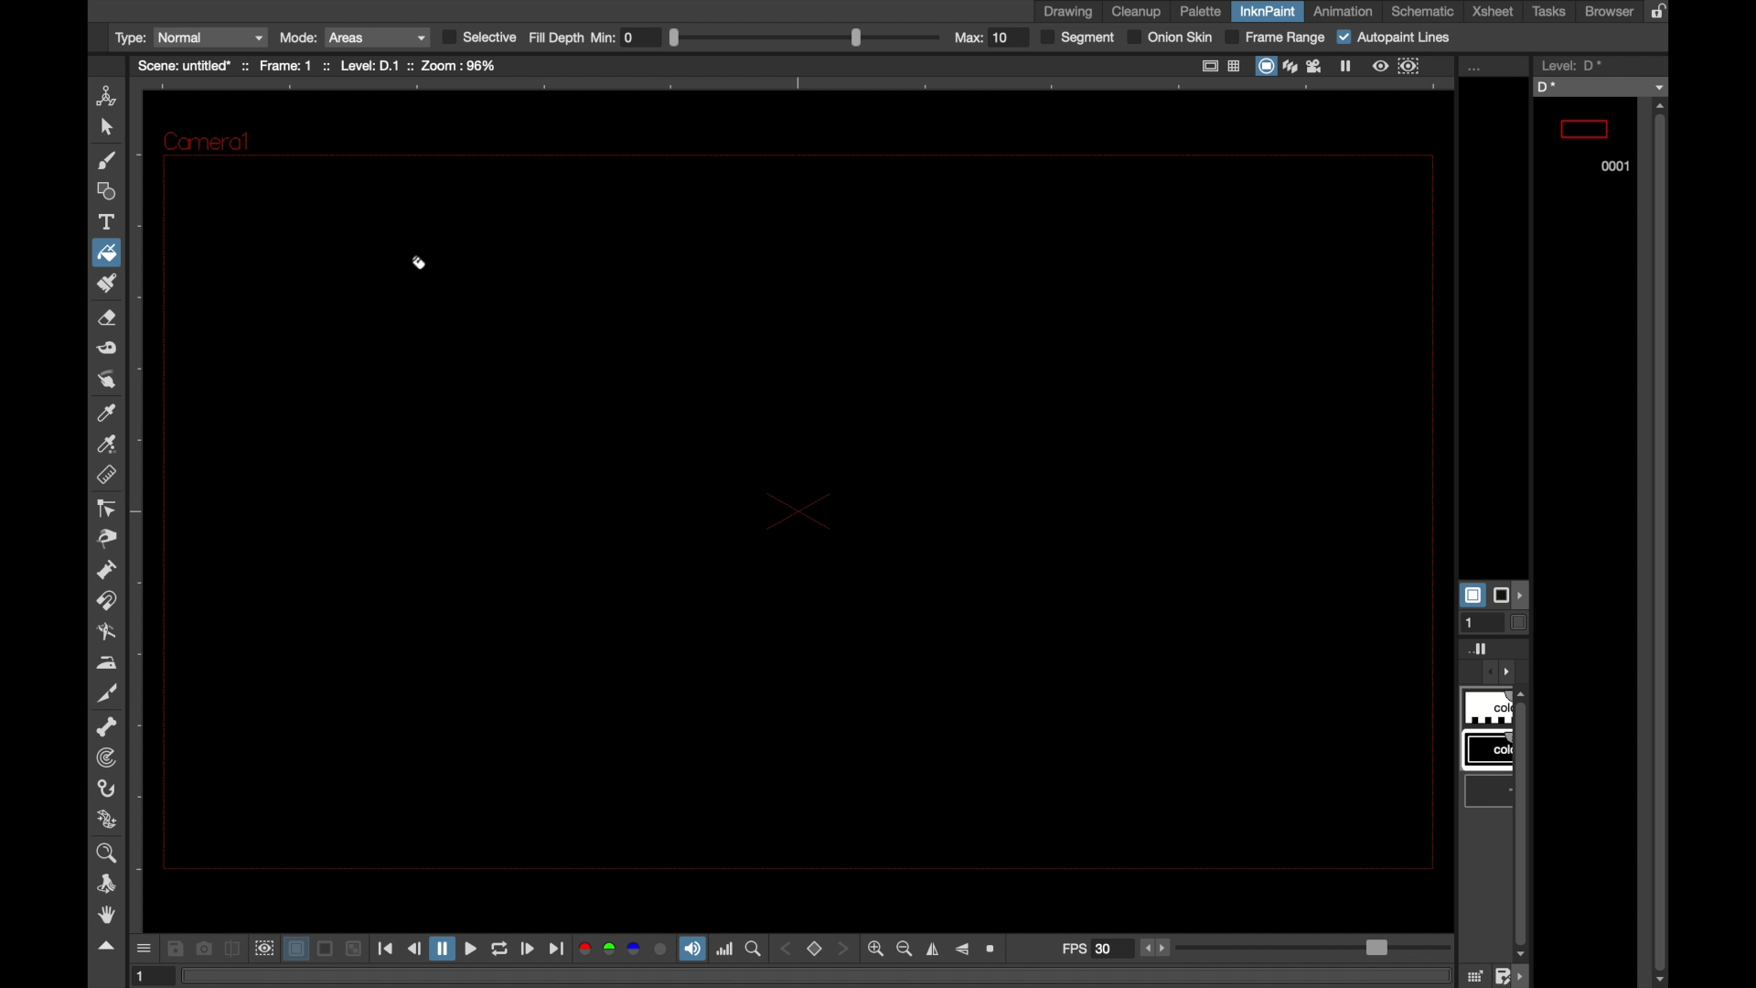 The height and width of the screenshot is (988, 1756). I want to click on ruler tool, so click(105, 475).